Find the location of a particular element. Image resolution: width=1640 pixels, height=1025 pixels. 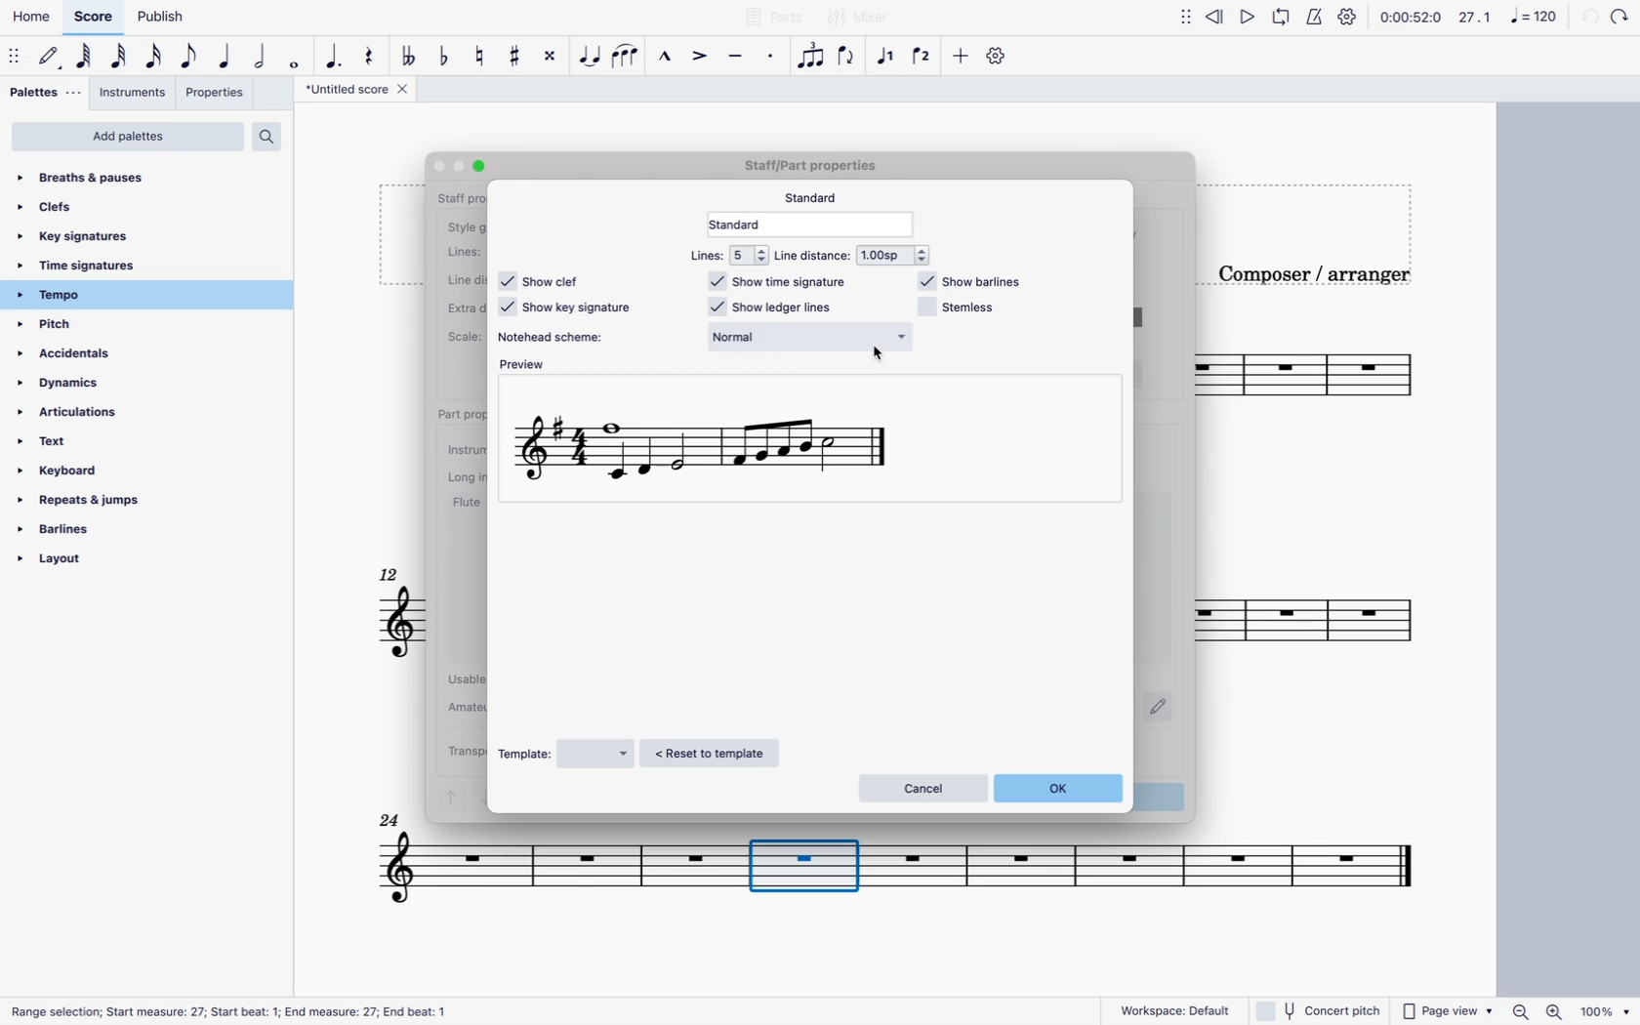

16th note is located at coordinates (154, 57).